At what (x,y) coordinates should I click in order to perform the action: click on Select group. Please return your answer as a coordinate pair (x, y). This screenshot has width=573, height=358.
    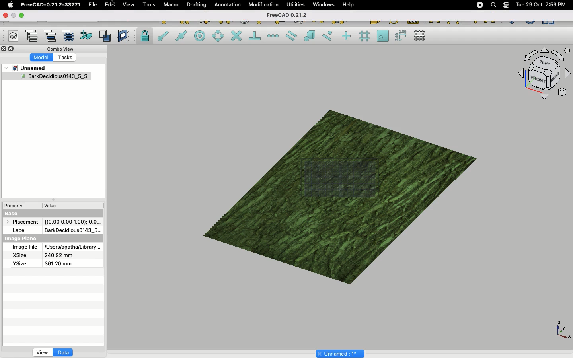
    Looking at the image, I should click on (69, 35).